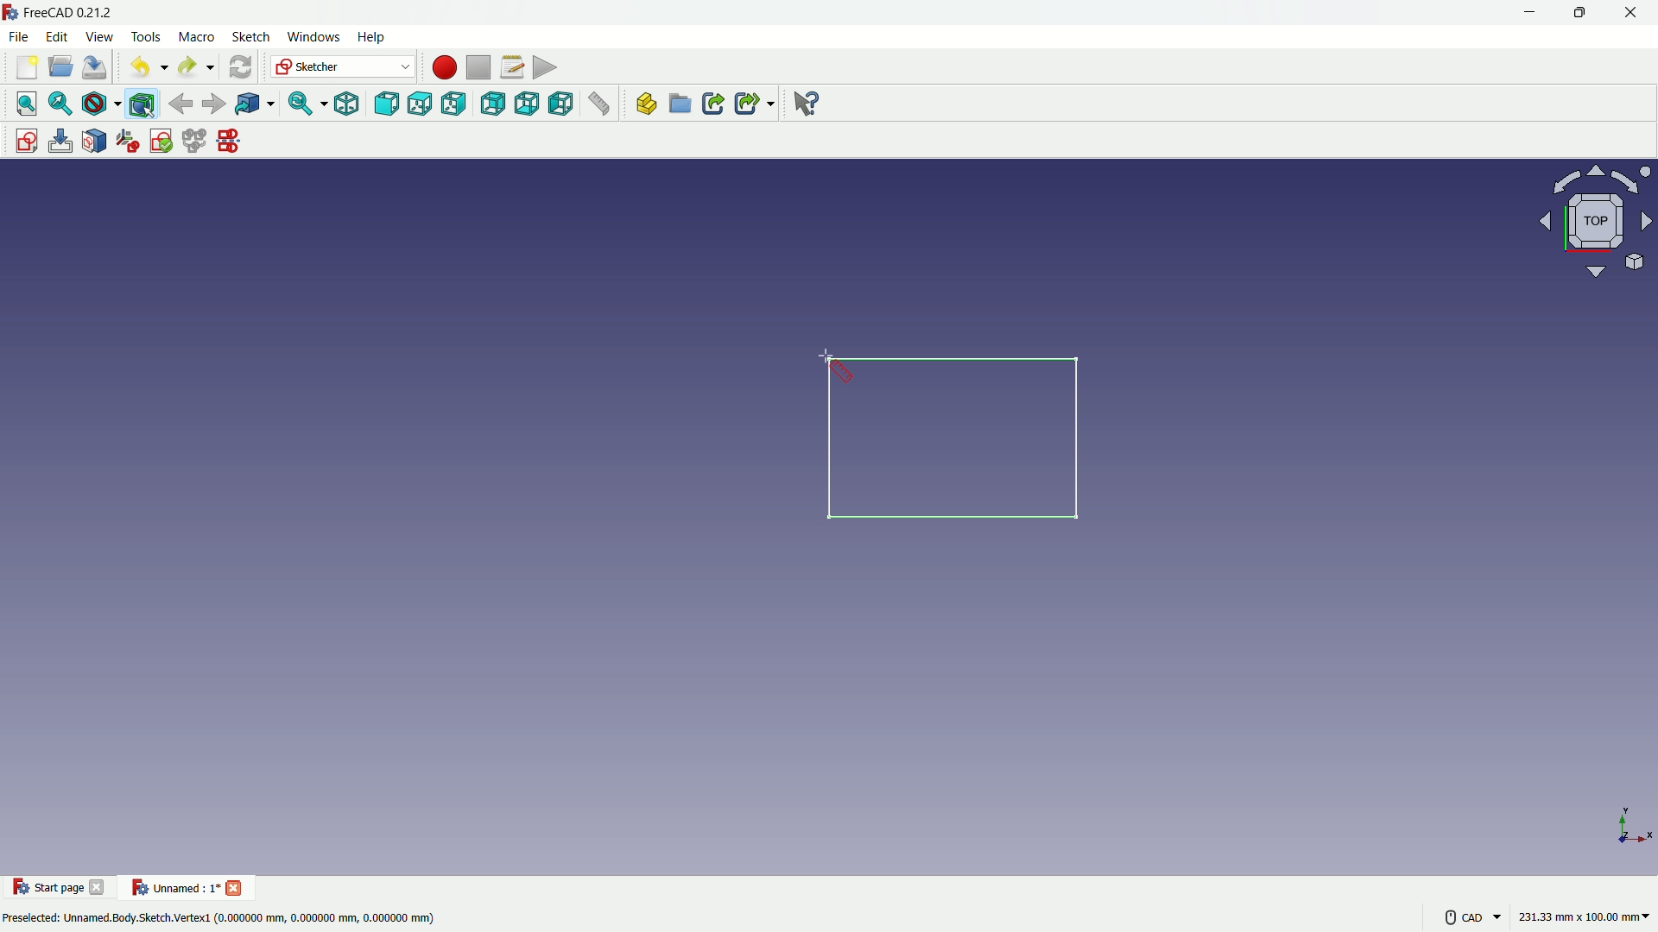 Image resolution: width=1658 pixels, height=932 pixels. What do you see at coordinates (180, 103) in the screenshot?
I see `back` at bounding box center [180, 103].